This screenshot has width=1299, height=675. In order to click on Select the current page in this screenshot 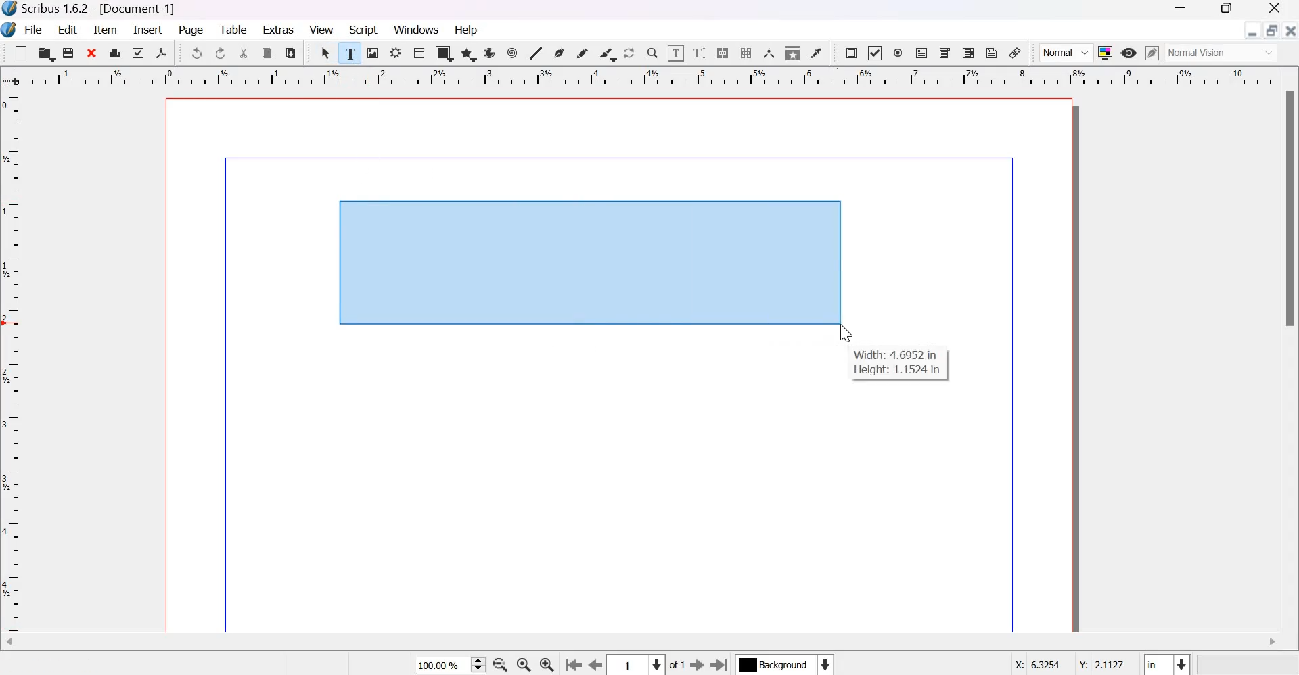, I will do `click(637, 665)`.